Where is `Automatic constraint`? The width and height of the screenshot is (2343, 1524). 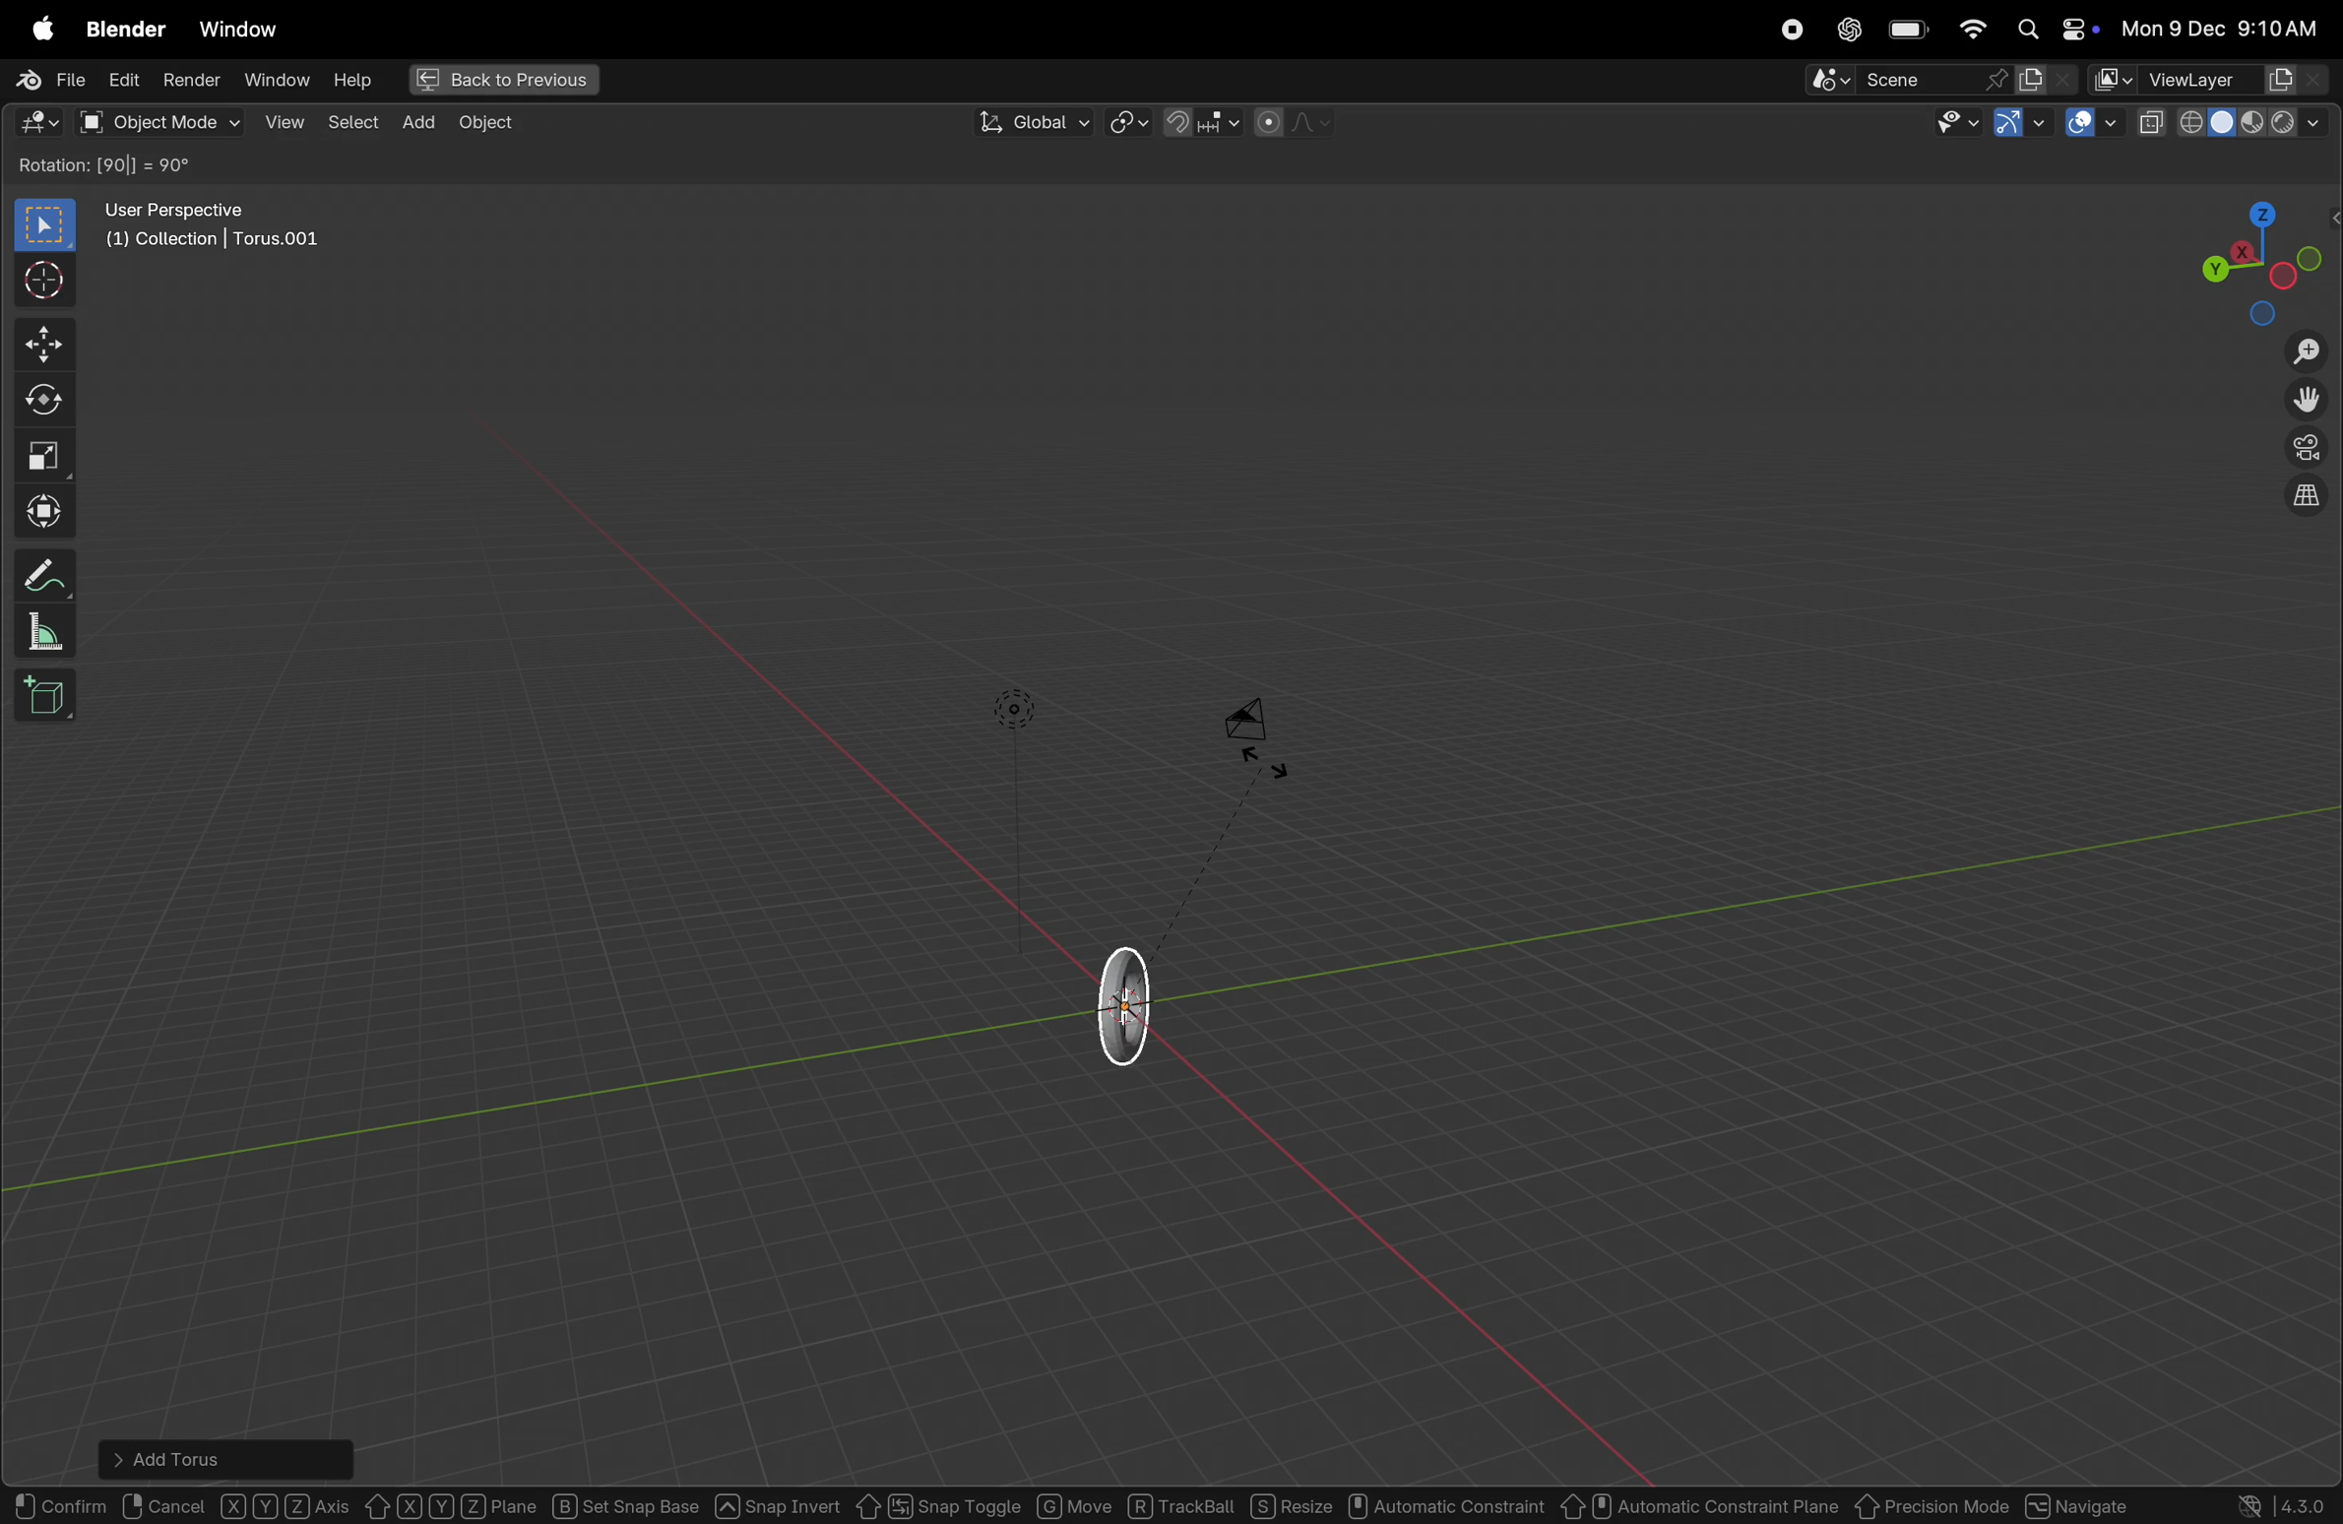 Automatic constraint is located at coordinates (1449, 1507).